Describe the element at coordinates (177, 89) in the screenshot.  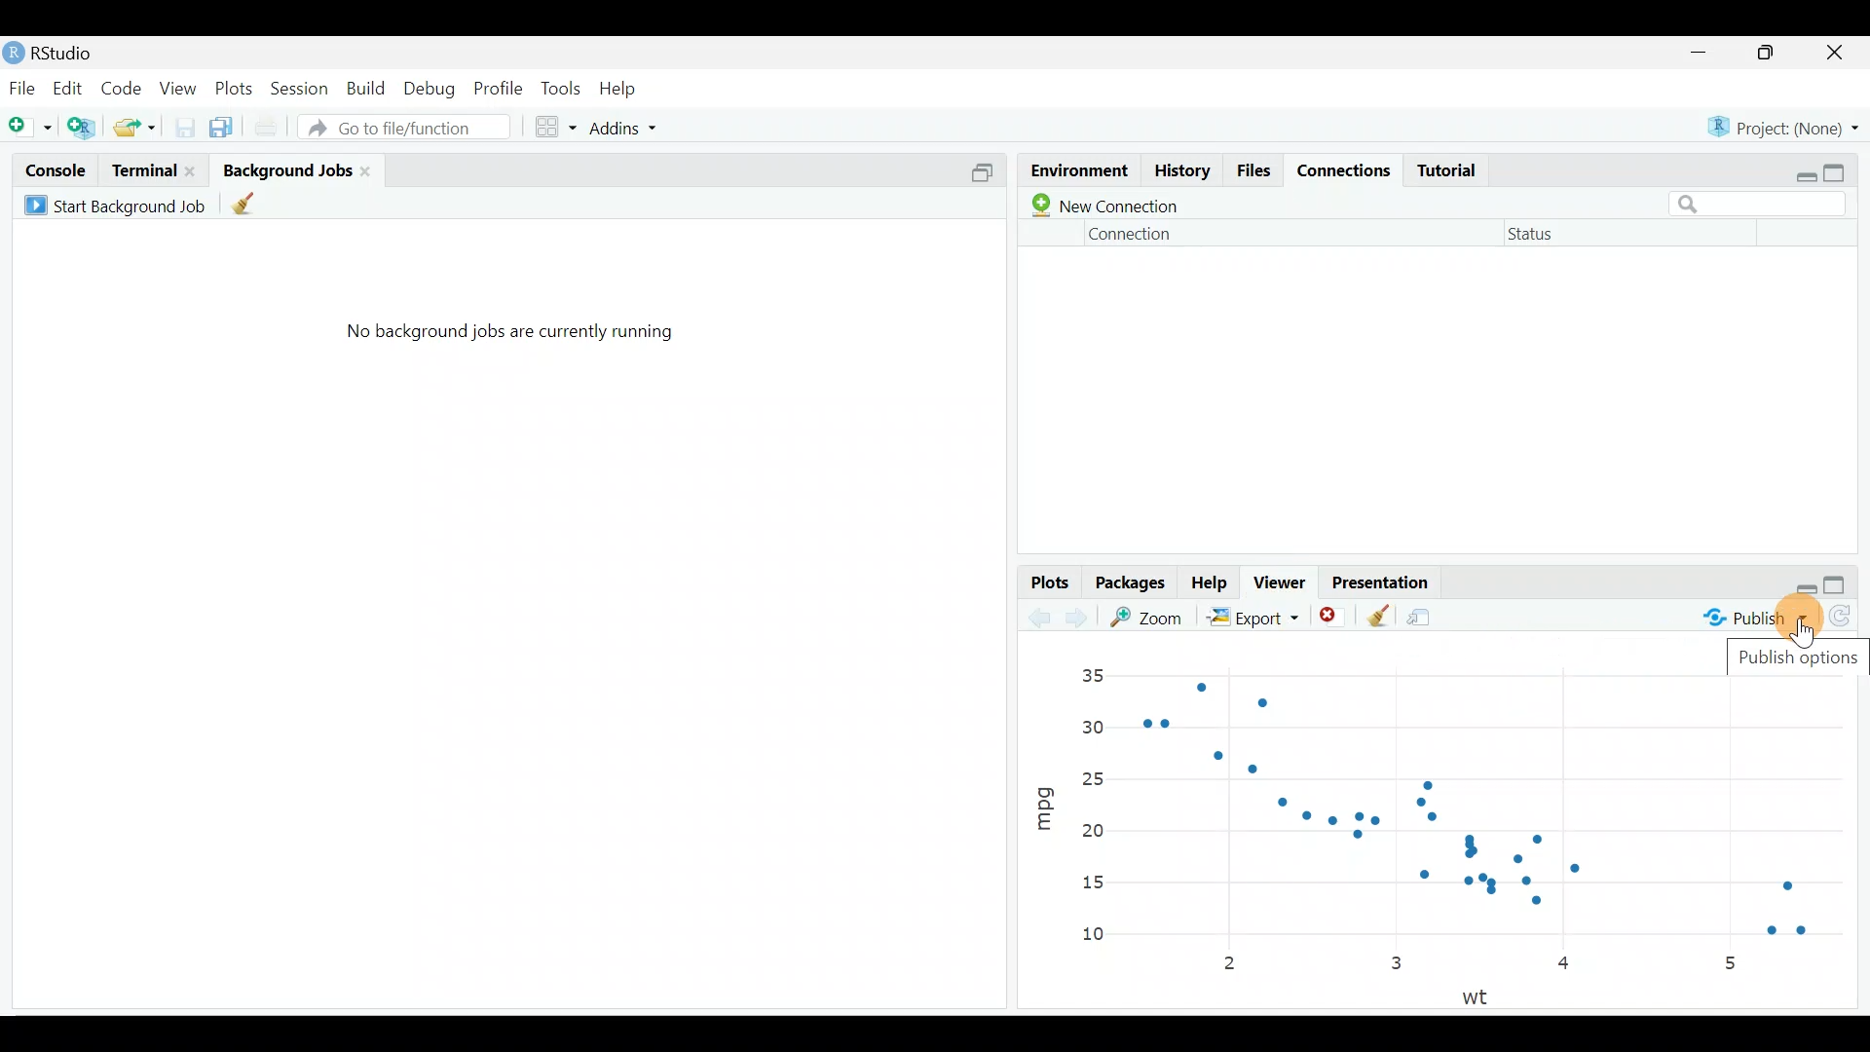
I see `View` at that location.